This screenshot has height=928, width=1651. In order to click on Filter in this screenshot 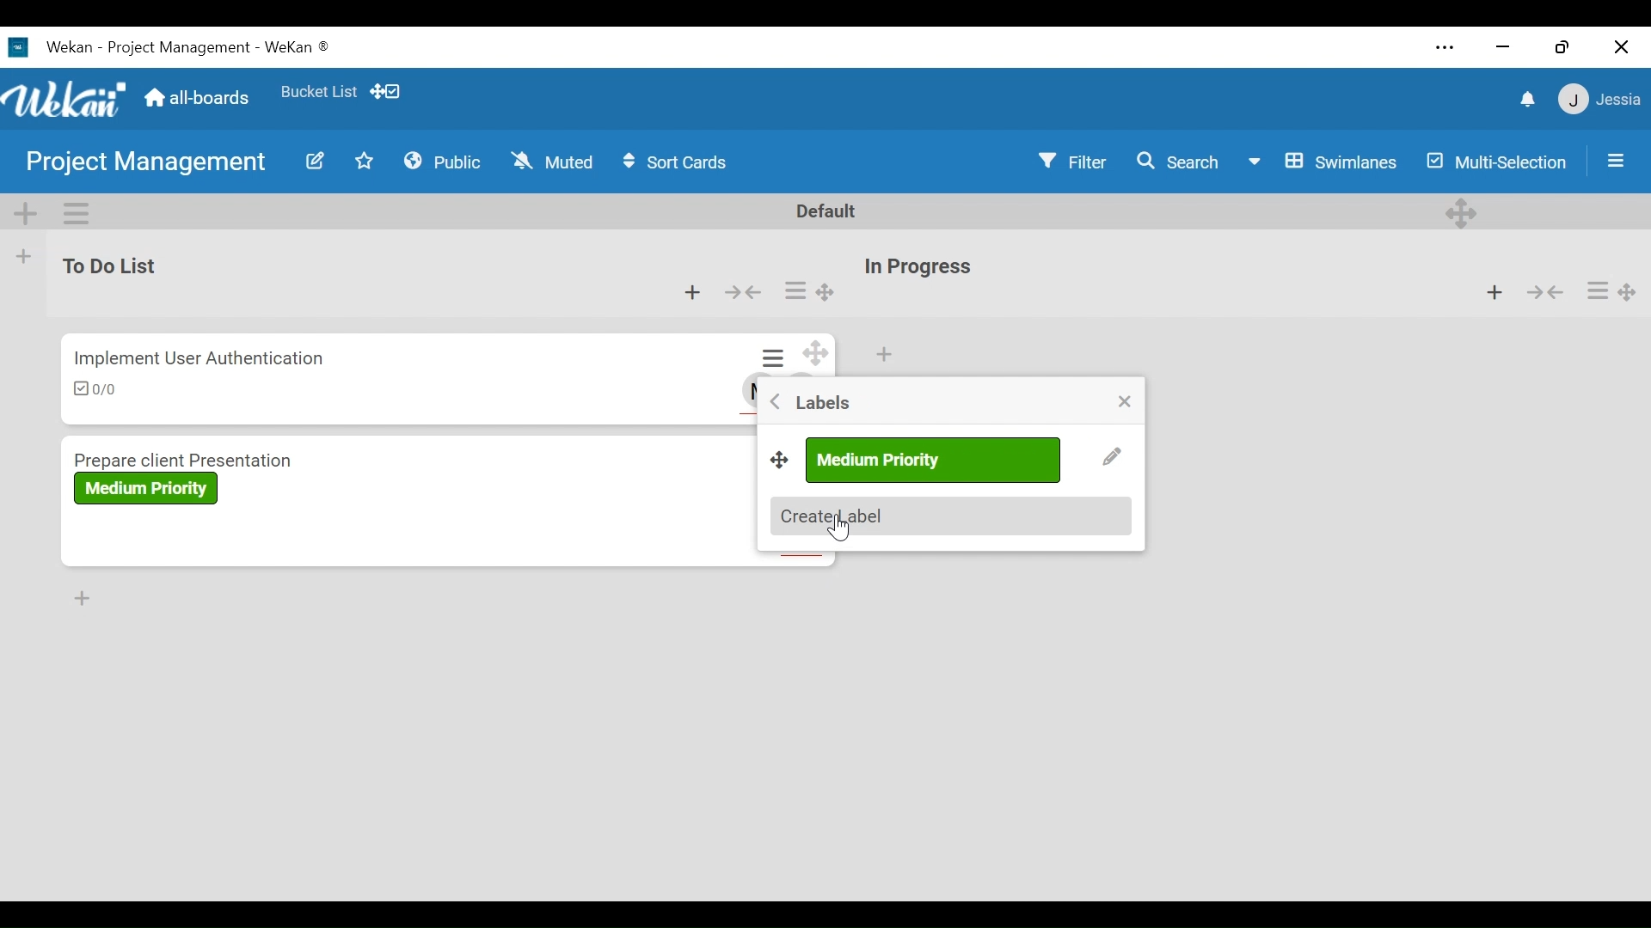, I will do `click(1075, 161)`.